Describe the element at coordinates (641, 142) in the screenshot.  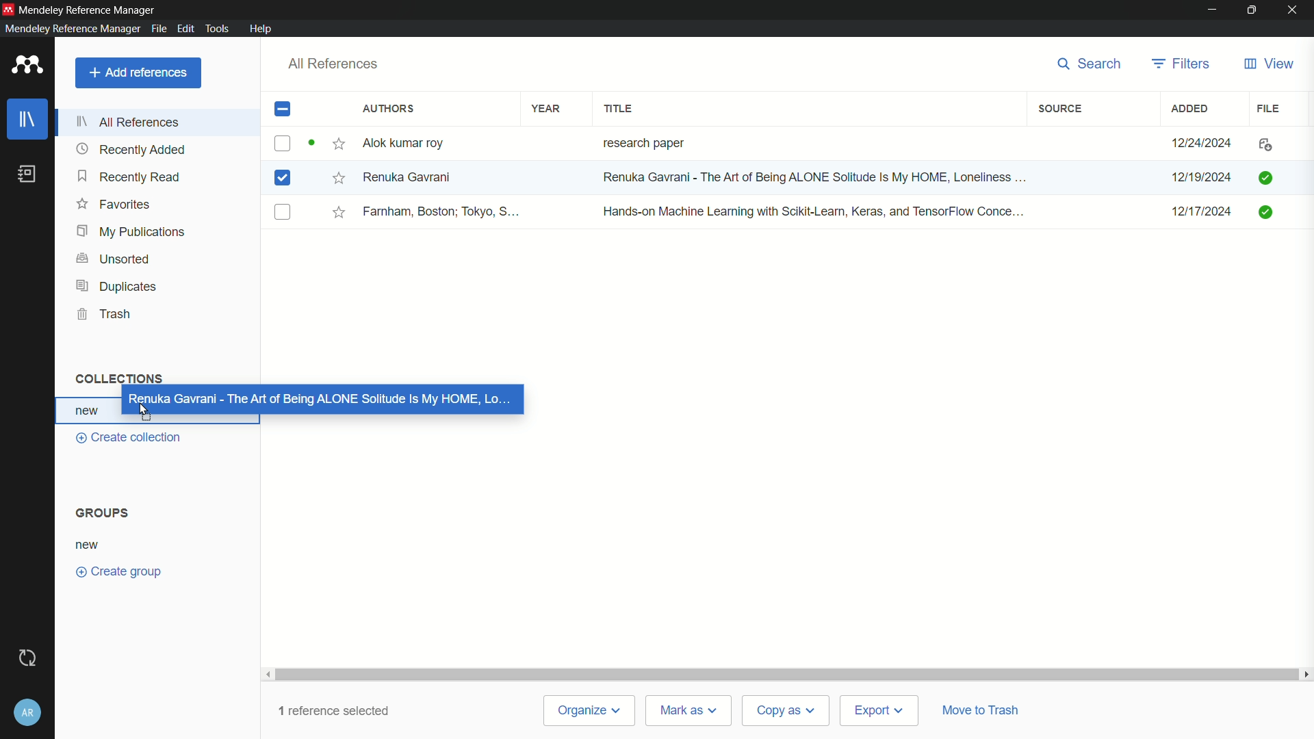
I see `research paper` at that location.